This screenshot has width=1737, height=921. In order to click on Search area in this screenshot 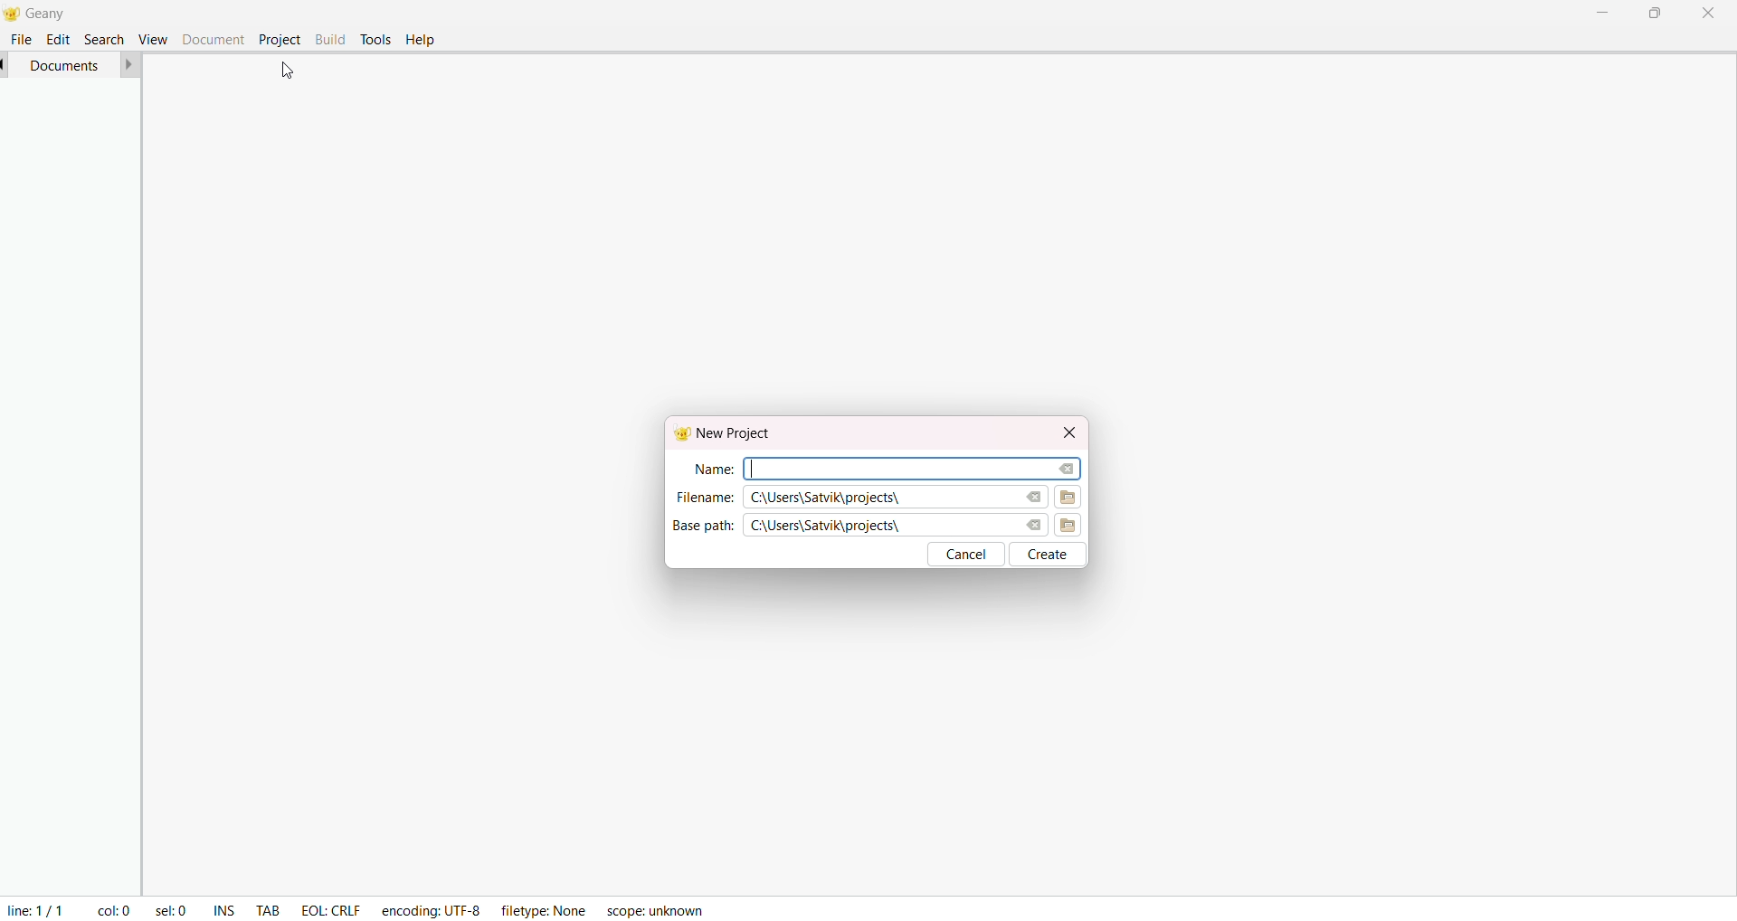, I will do `click(908, 465)`.